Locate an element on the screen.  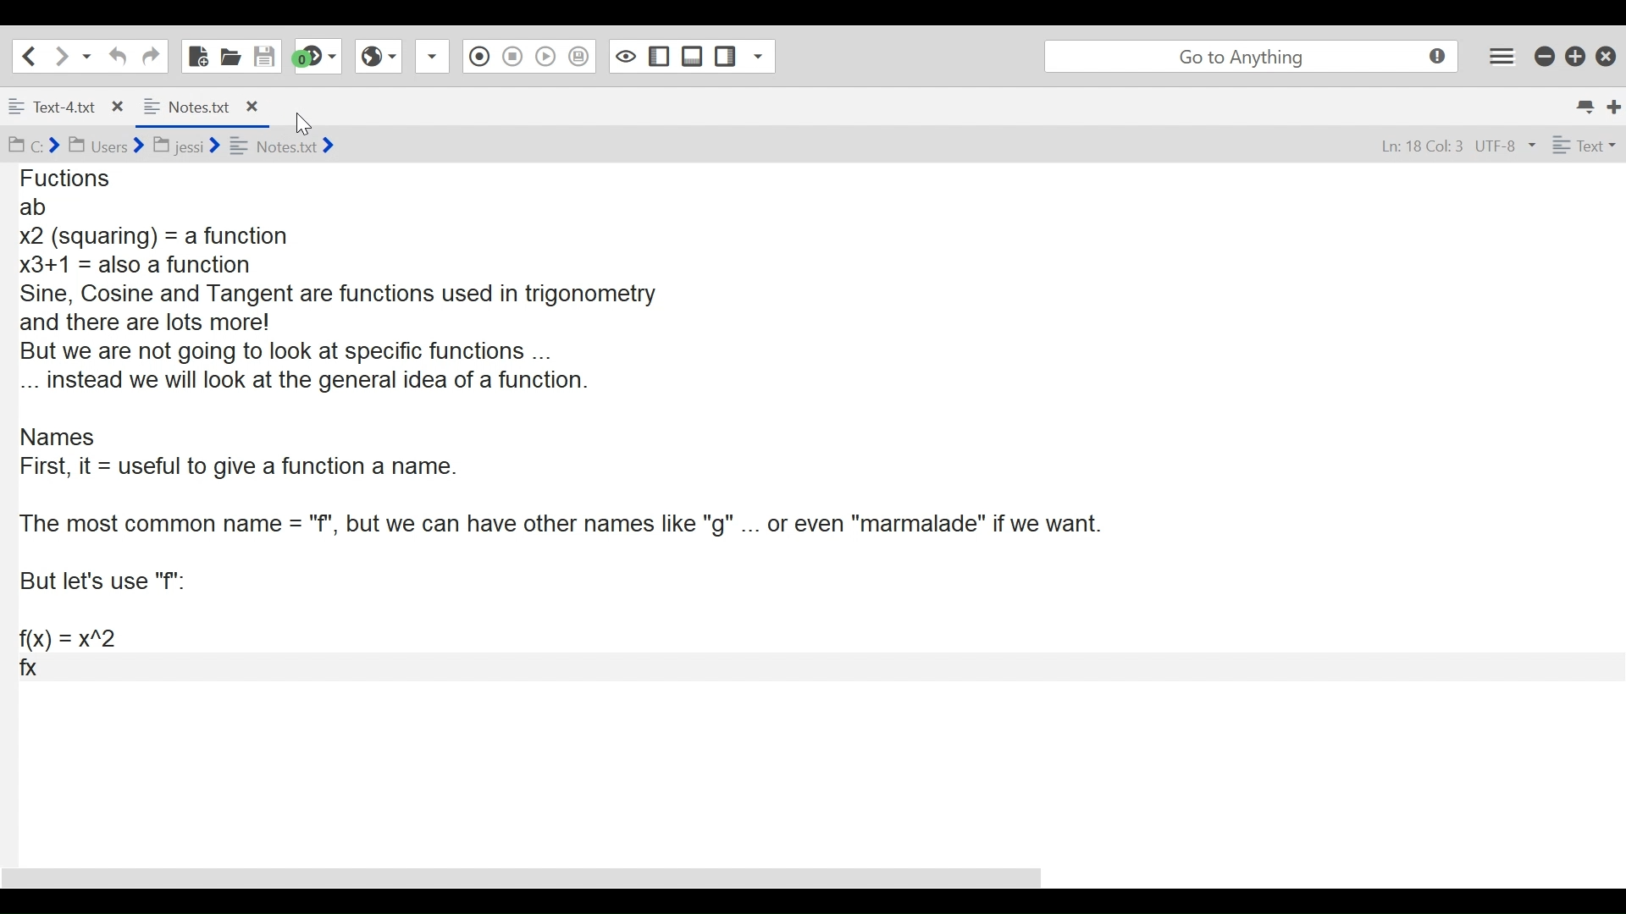
close is located at coordinates (251, 105).